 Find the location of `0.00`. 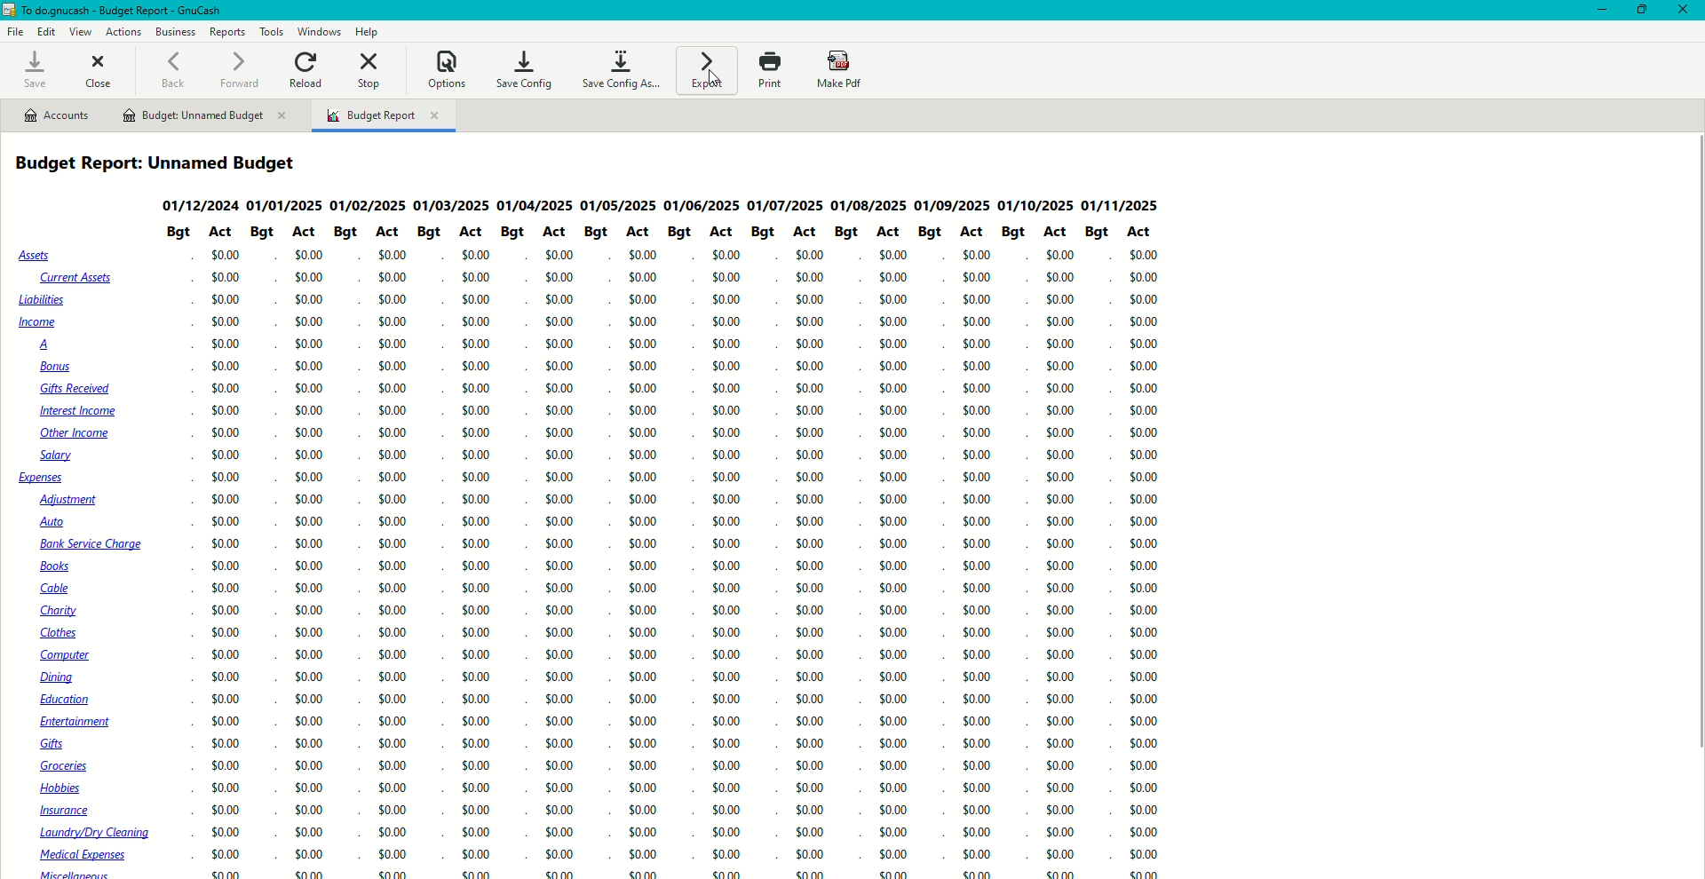

0.00 is located at coordinates (308, 388).